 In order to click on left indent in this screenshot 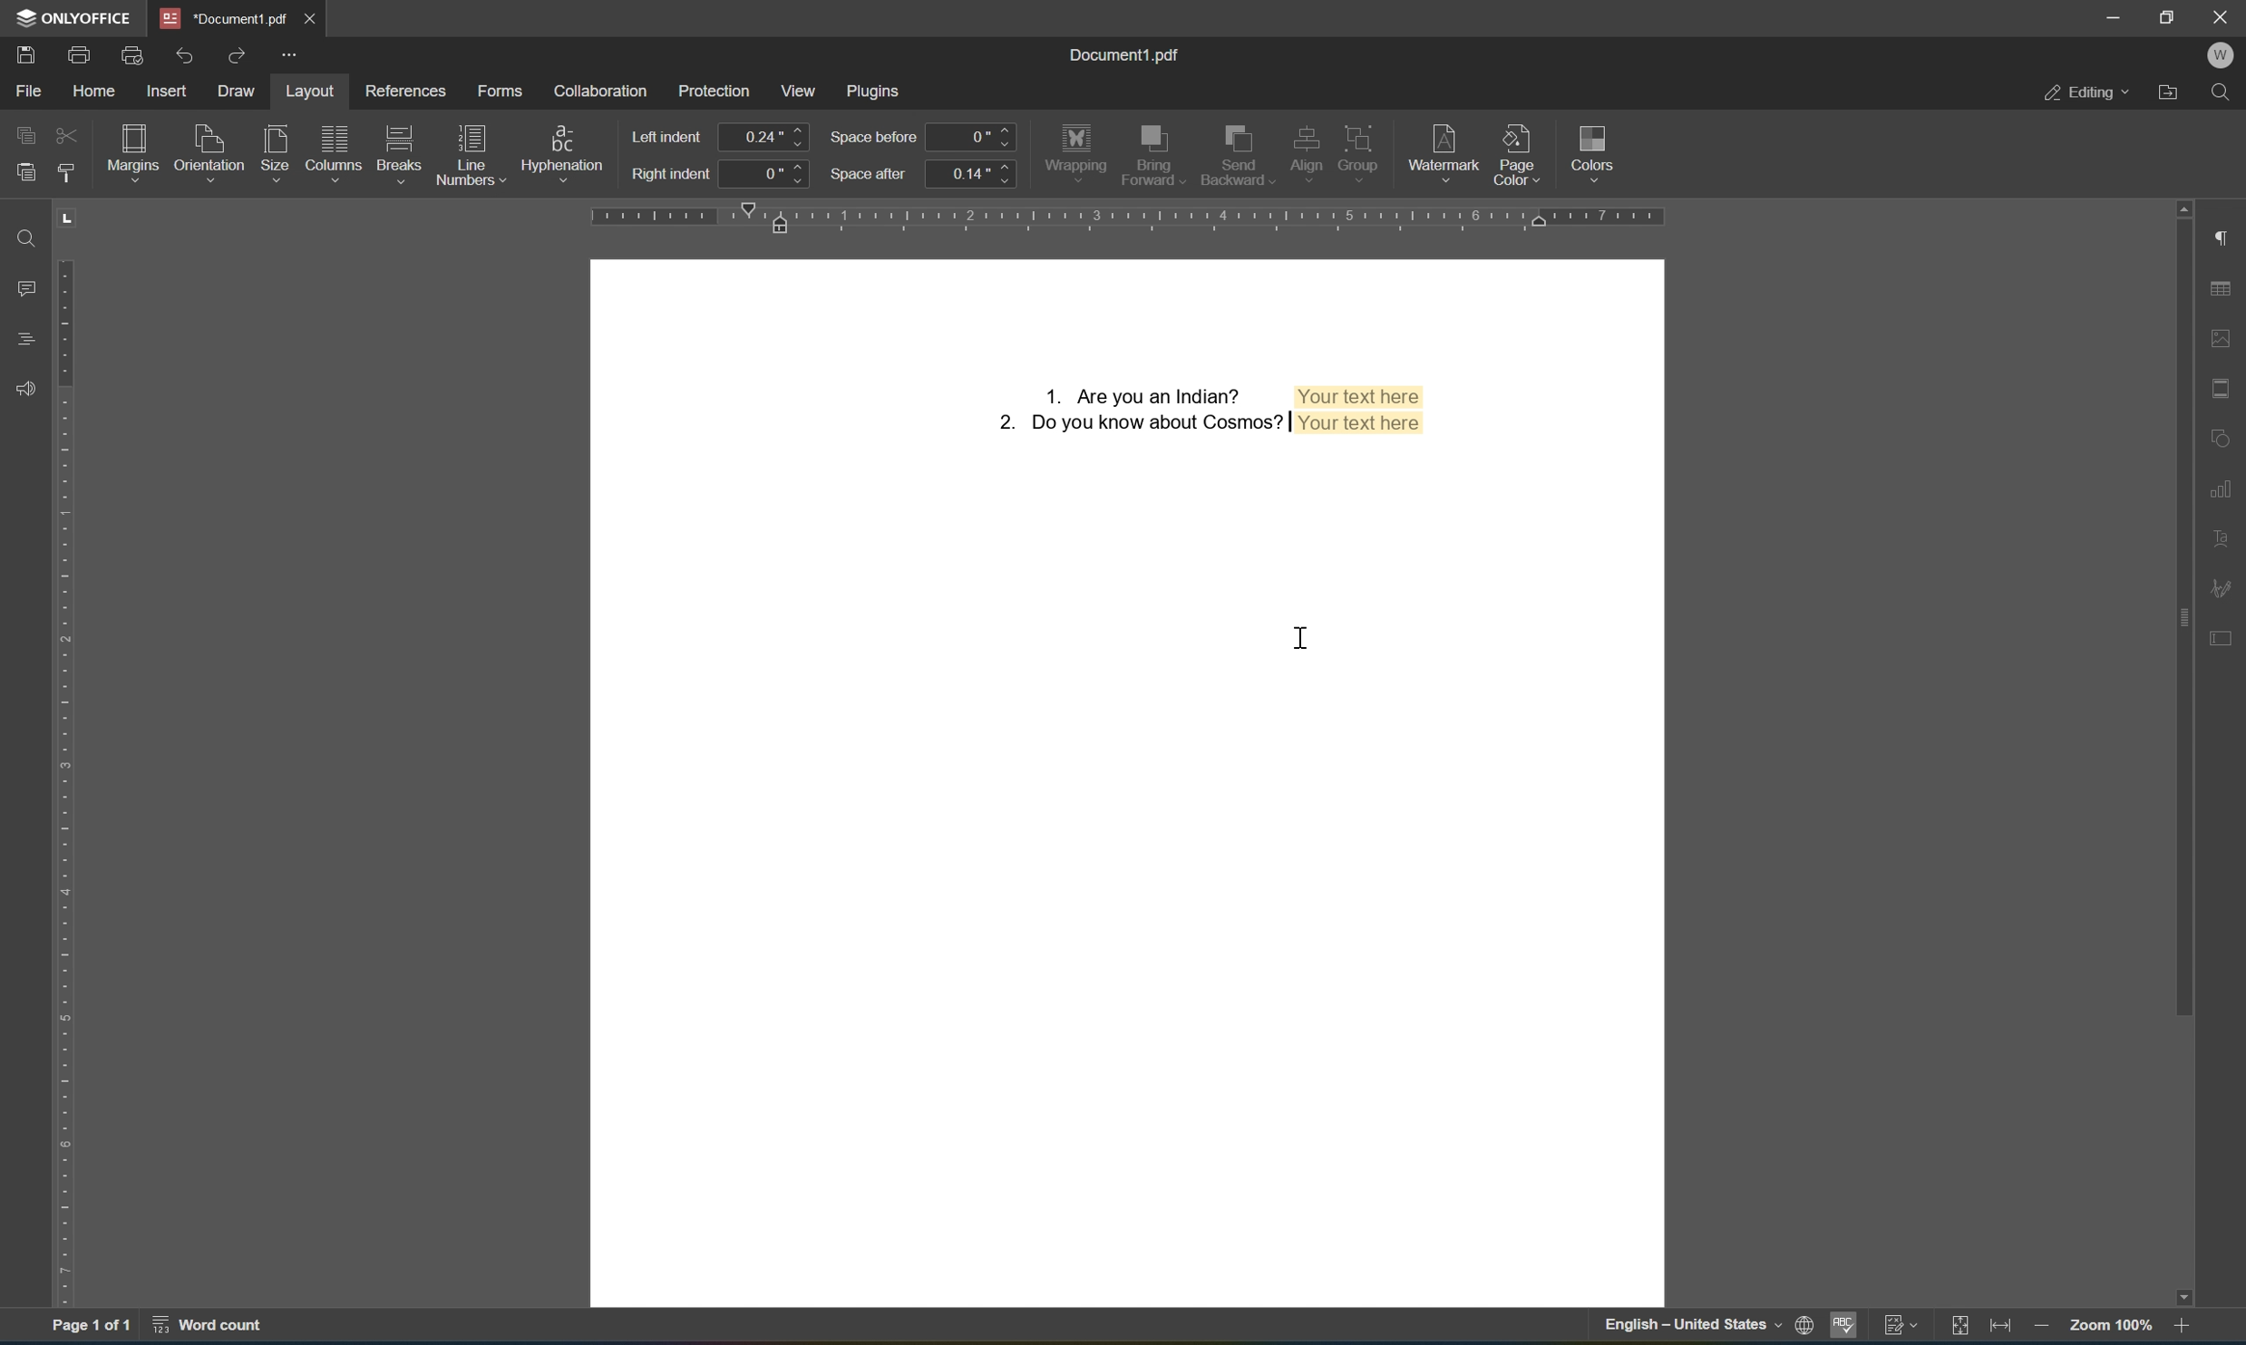, I will do `click(667, 136)`.